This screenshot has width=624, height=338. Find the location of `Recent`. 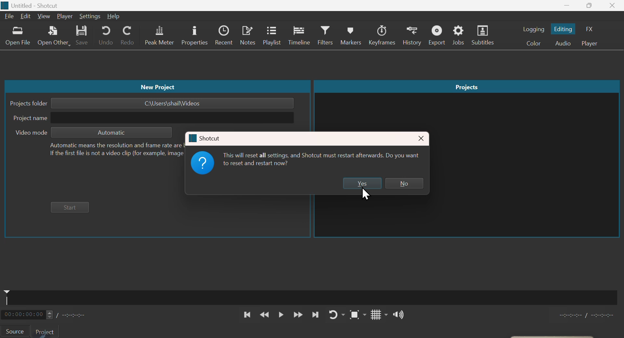

Recent is located at coordinates (224, 36).